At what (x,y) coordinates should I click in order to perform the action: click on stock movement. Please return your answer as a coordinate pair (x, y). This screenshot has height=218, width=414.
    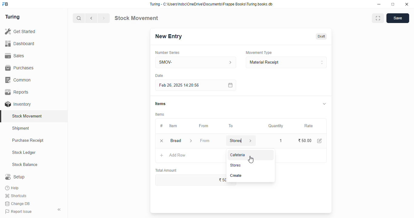
    Looking at the image, I should click on (136, 18).